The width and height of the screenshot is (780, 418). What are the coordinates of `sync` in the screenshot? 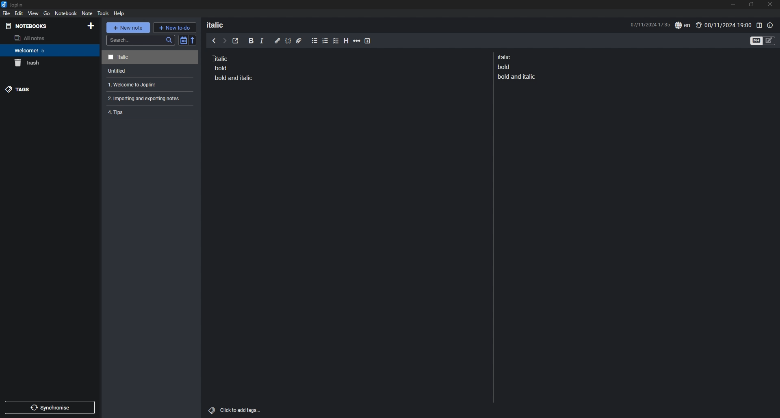 It's located at (50, 407).